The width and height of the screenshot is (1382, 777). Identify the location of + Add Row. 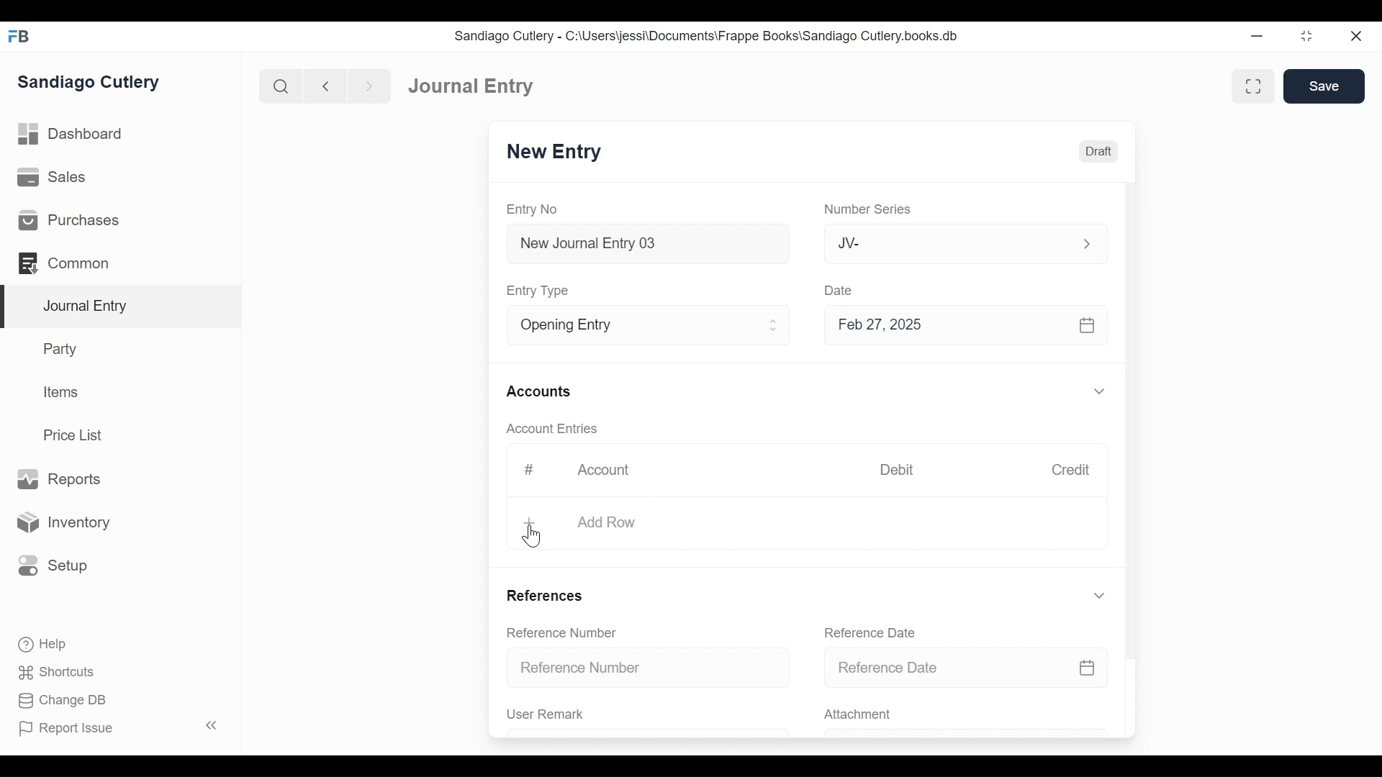
(592, 522).